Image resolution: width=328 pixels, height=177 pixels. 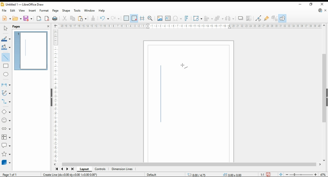 I want to click on tools, so click(x=77, y=10).